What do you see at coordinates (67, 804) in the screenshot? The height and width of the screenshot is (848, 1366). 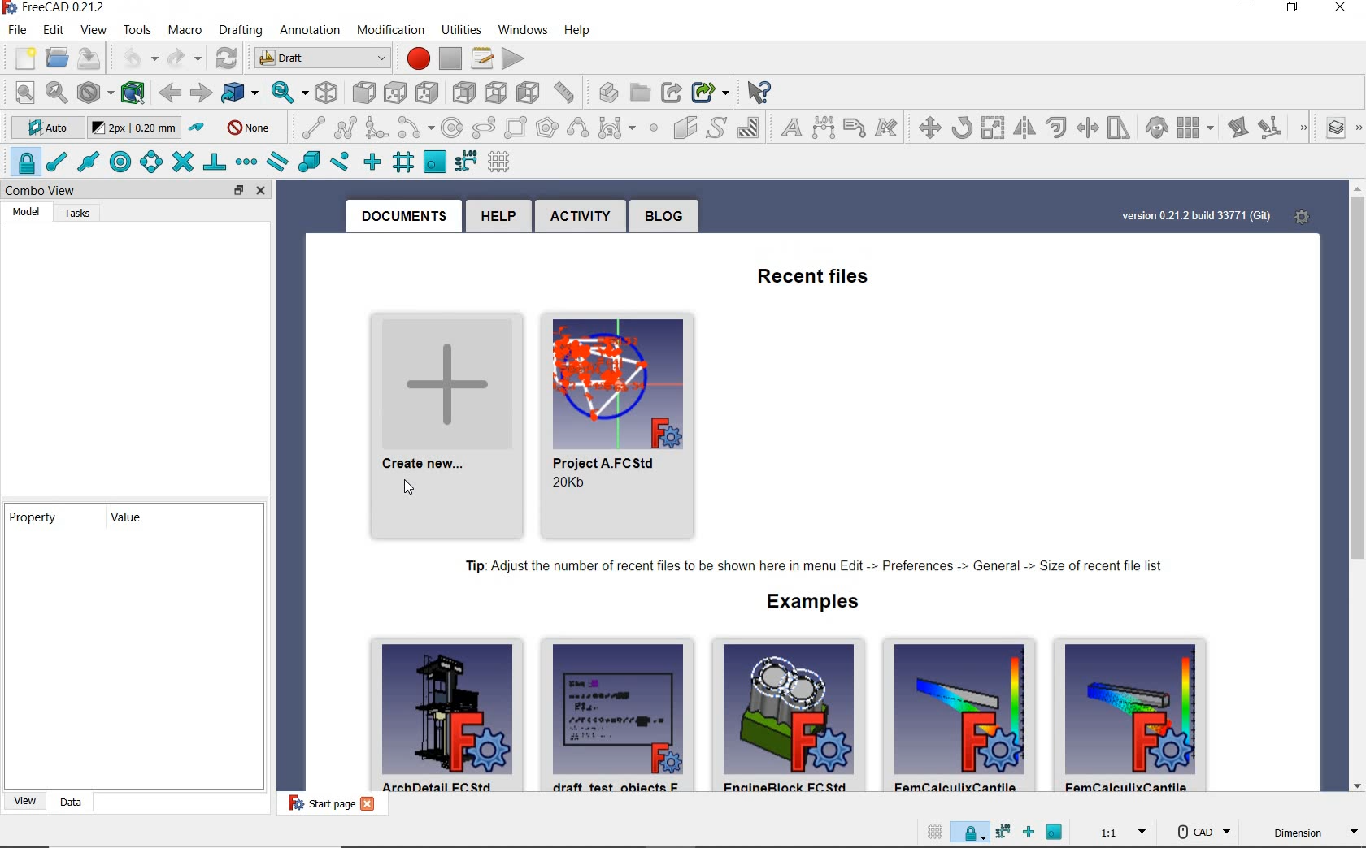 I see `data` at bounding box center [67, 804].